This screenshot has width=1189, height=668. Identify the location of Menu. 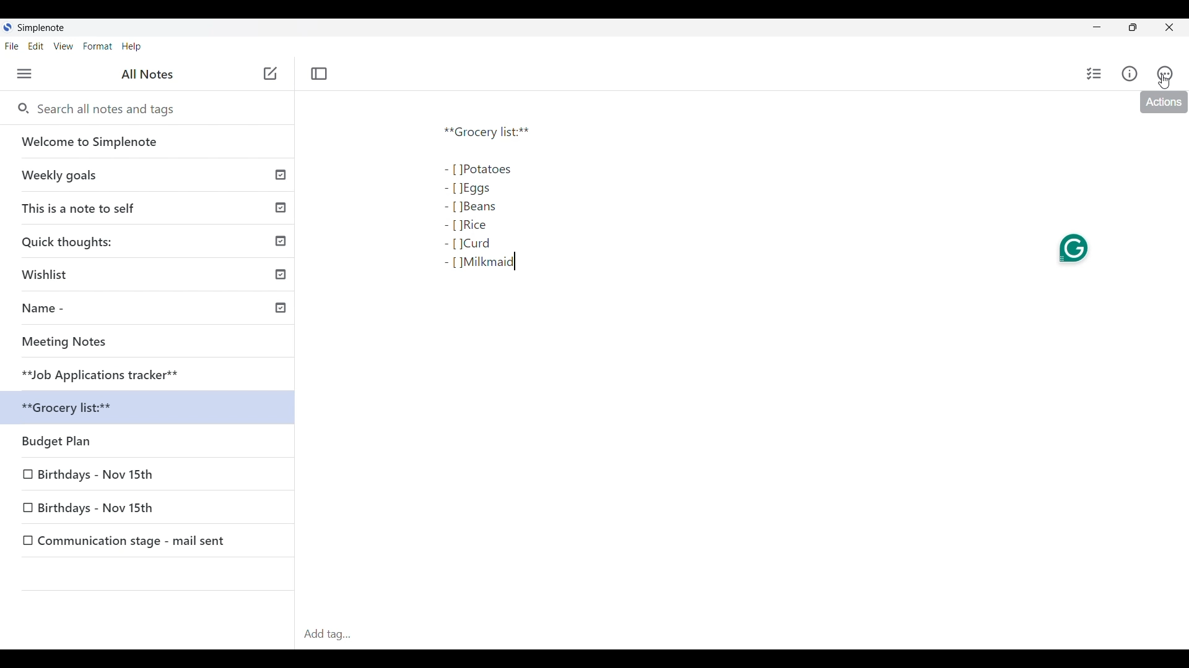
(25, 74).